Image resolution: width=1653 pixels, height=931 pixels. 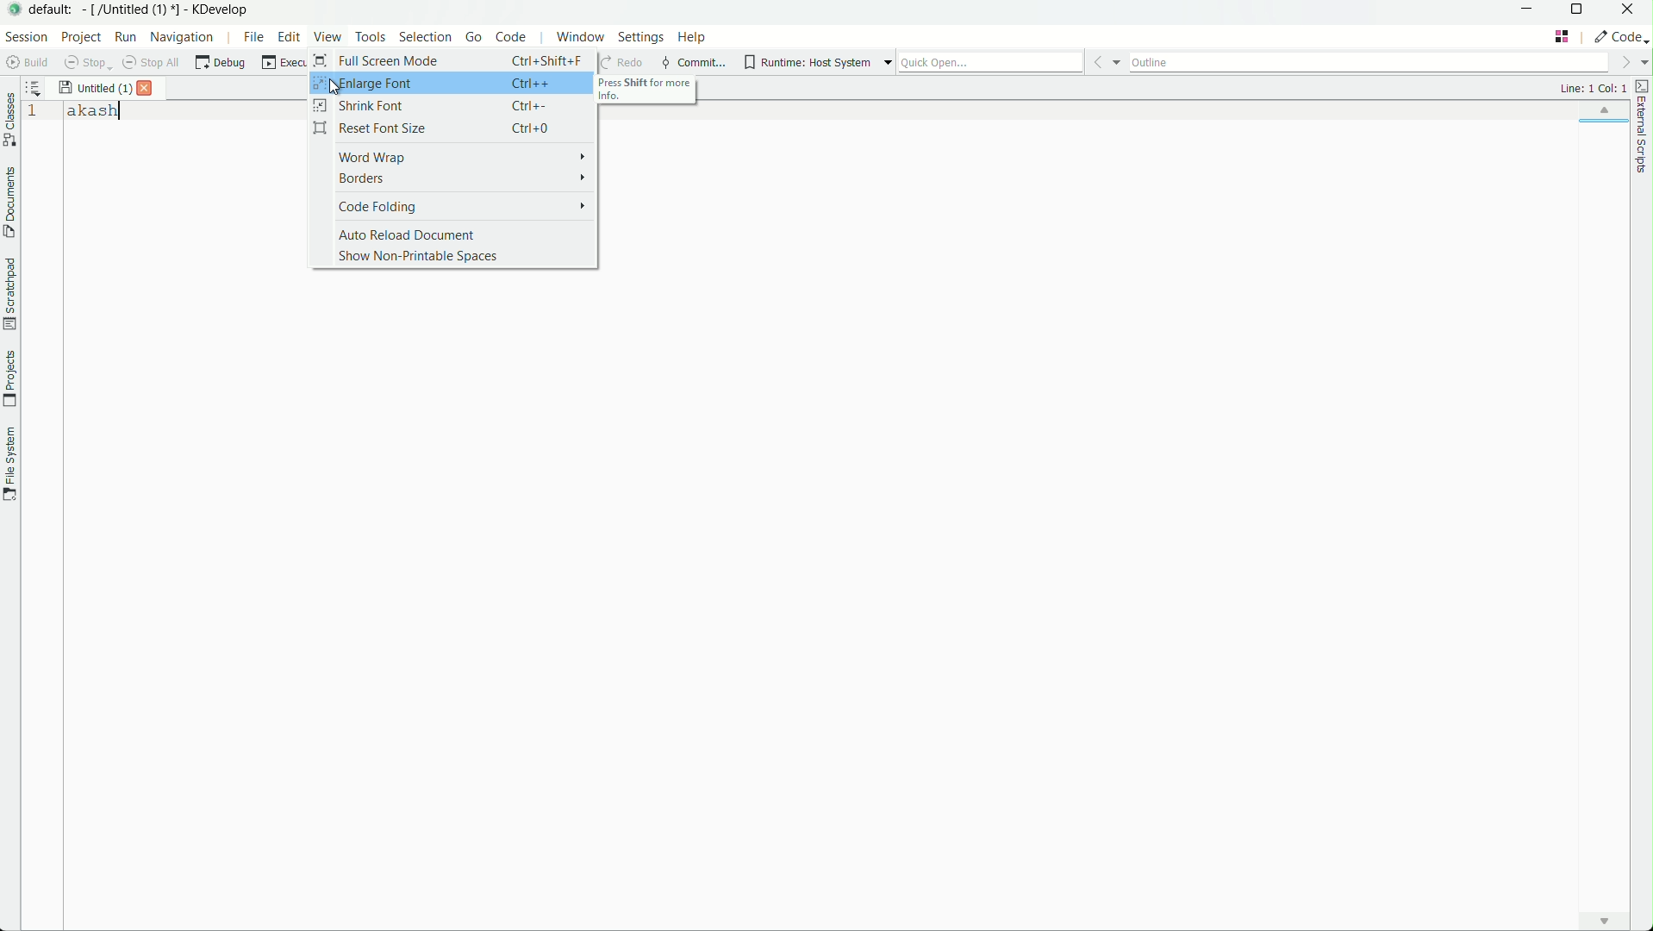 What do you see at coordinates (11, 380) in the screenshot?
I see `projects` at bounding box center [11, 380].